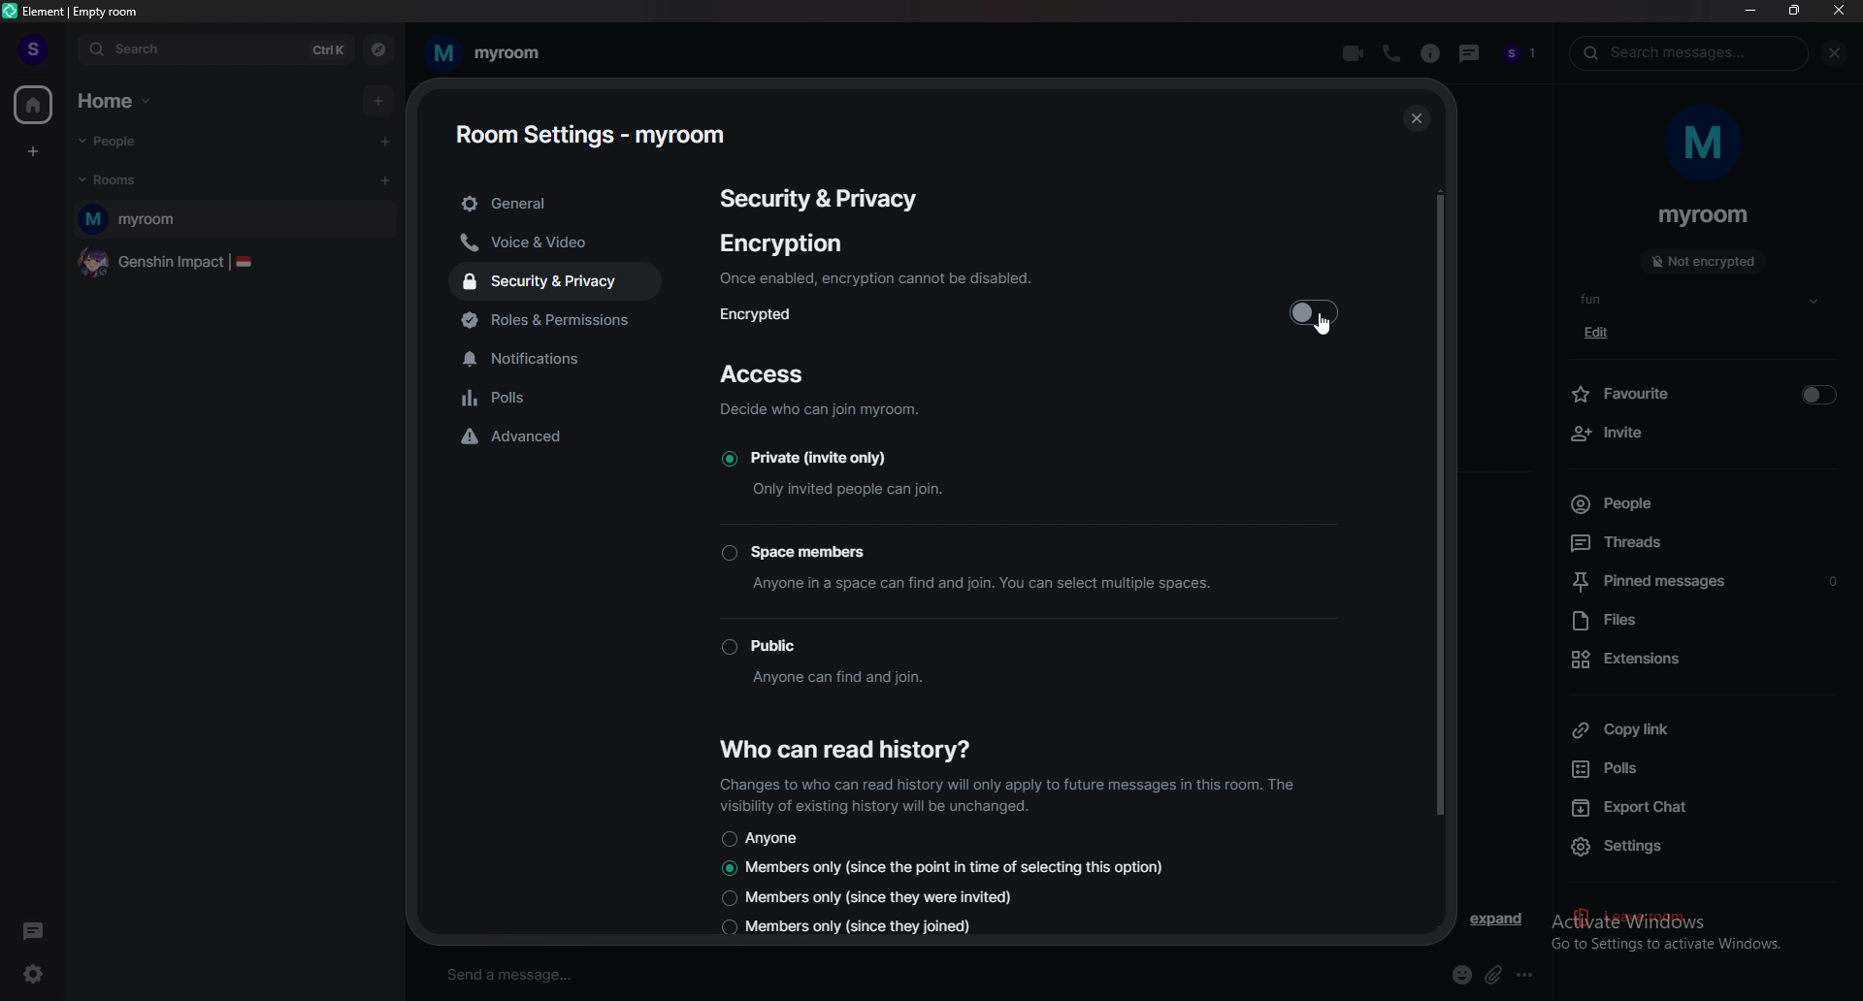  Describe the element at coordinates (232, 265) in the screenshot. I see `genshin impact |` at that location.